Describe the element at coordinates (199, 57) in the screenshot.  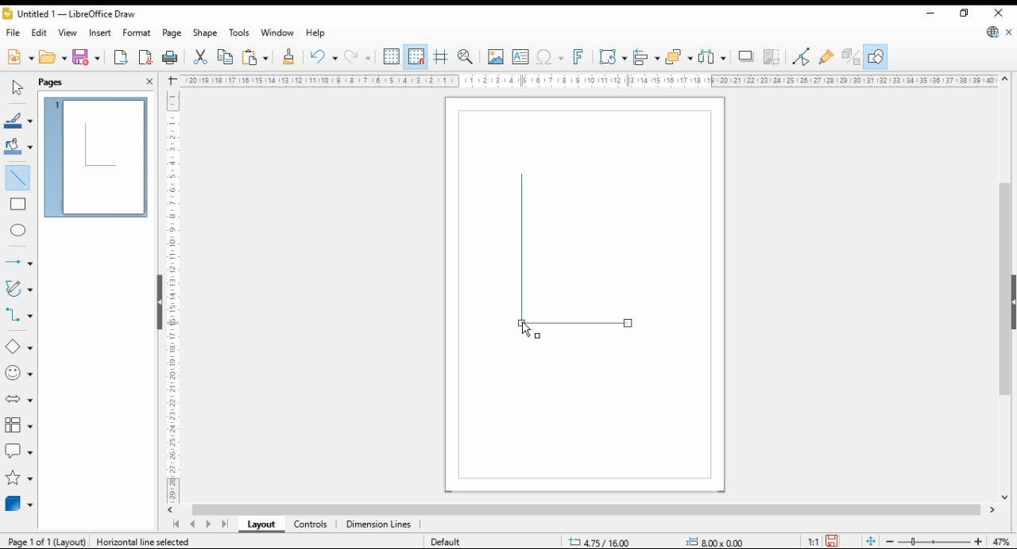
I see `cut` at that location.